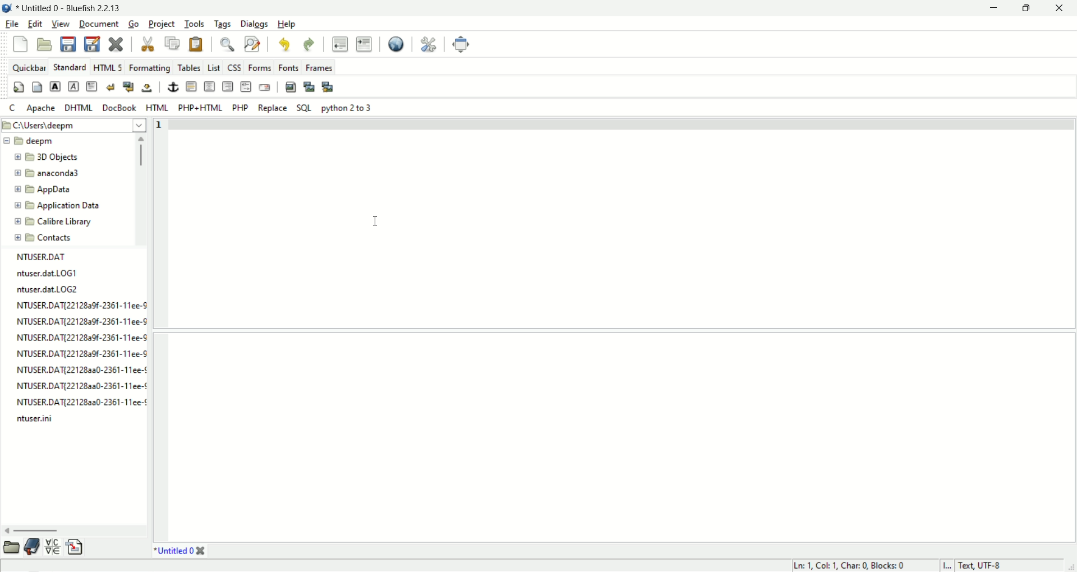 This screenshot has width=1077, height=572. I want to click on Test, UTF-8, so click(992, 565).